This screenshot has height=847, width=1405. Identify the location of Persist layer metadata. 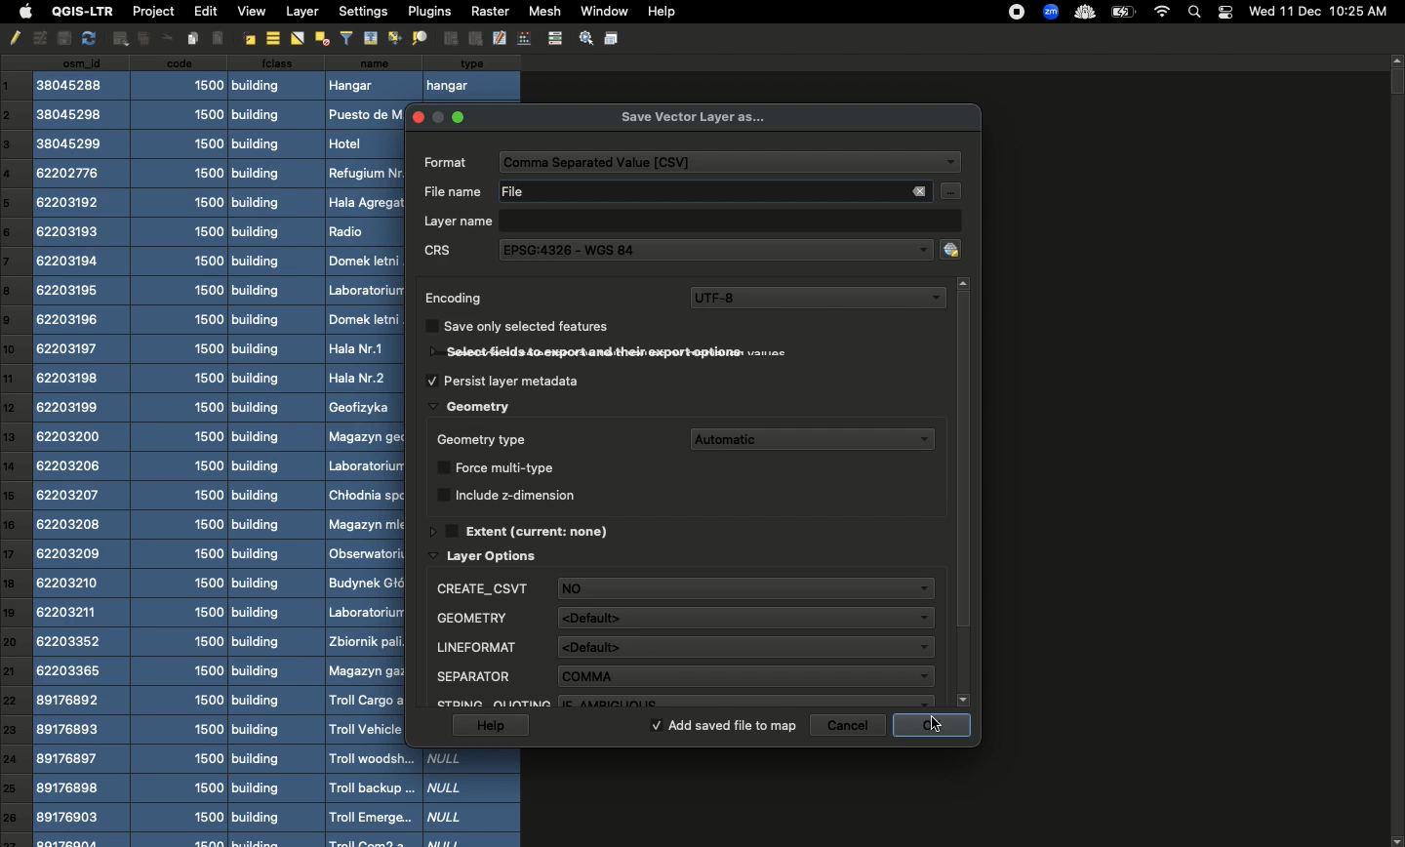
(517, 378).